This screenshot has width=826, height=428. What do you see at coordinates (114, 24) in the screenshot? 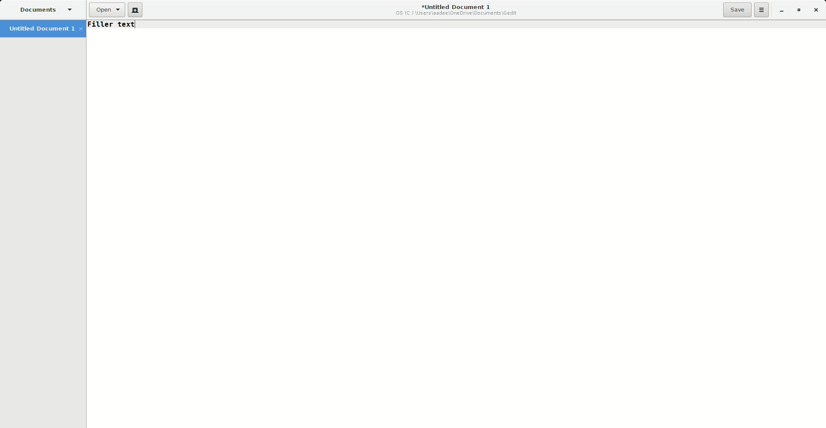
I see `Redone text` at bounding box center [114, 24].